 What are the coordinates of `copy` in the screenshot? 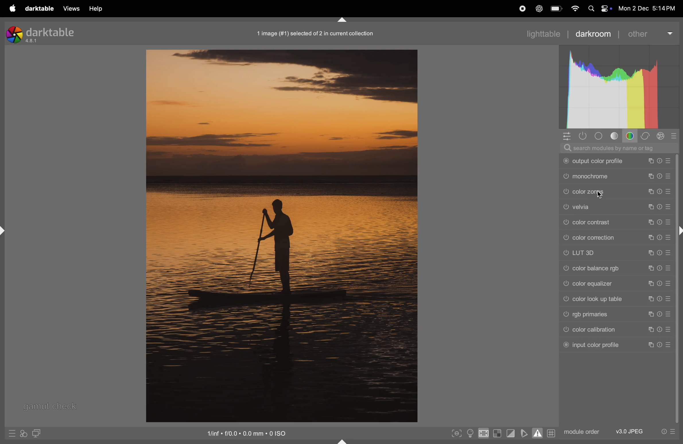 It's located at (649, 161).